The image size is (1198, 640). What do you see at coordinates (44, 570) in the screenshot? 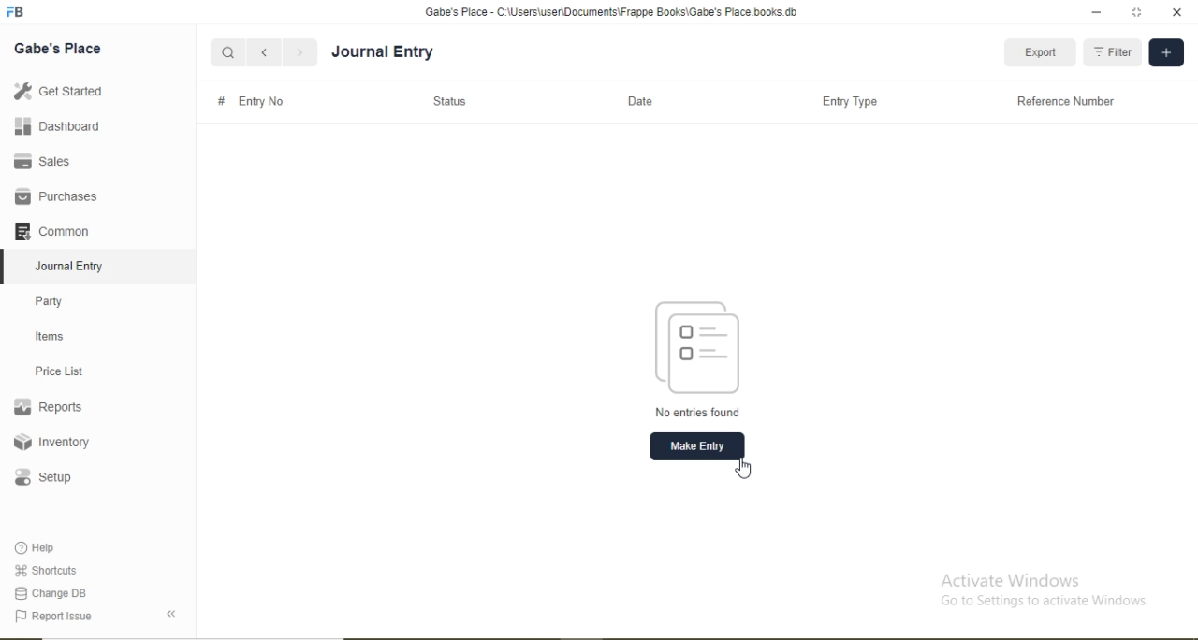
I see `Shortcuts` at bounding box center [44, 570].